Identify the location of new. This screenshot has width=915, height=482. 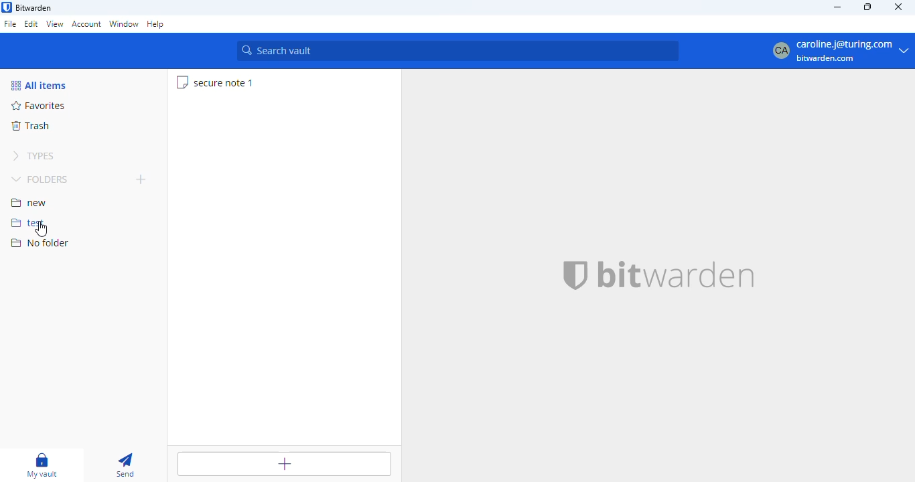
(29, 202).